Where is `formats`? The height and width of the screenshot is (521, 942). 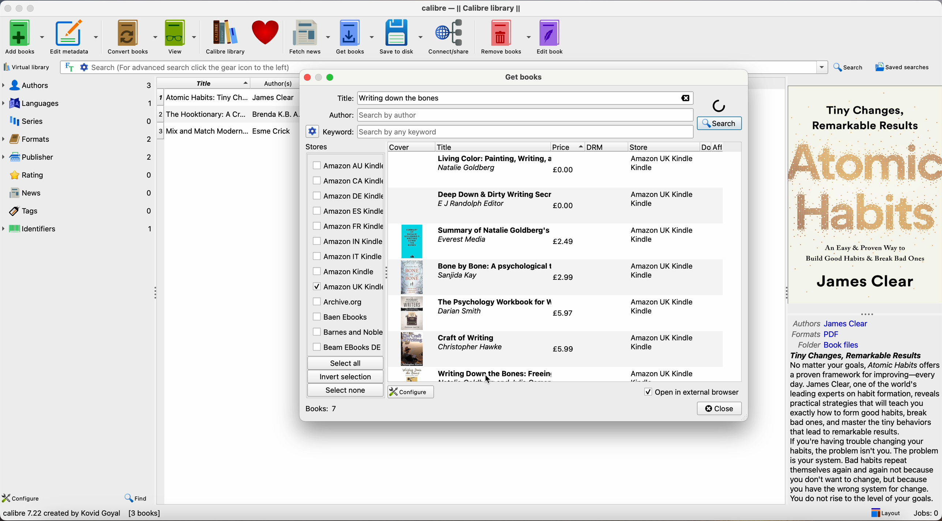
formats is located at coordinates (78, 139).